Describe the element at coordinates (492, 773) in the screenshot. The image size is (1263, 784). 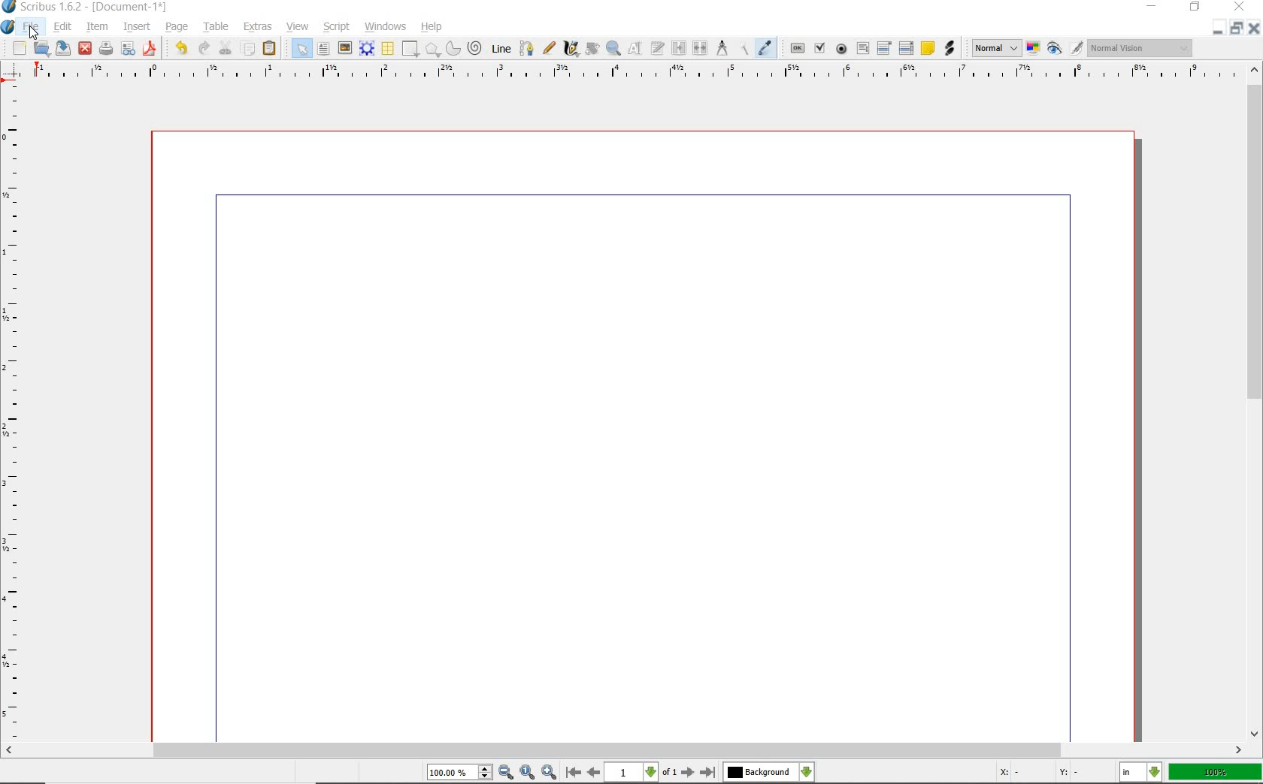
I see `zoom in/zoom to/zoom out` at that location.